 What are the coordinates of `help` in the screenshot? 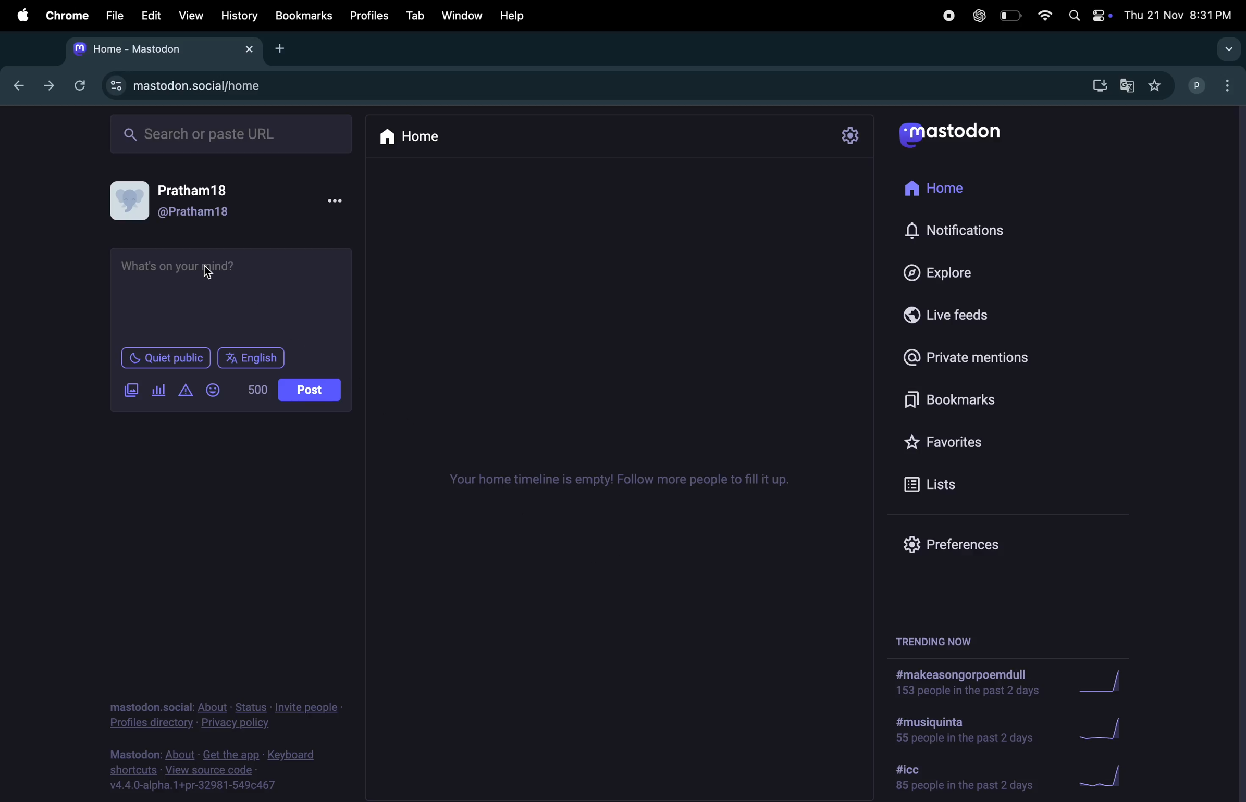 It's located at (510, 16).